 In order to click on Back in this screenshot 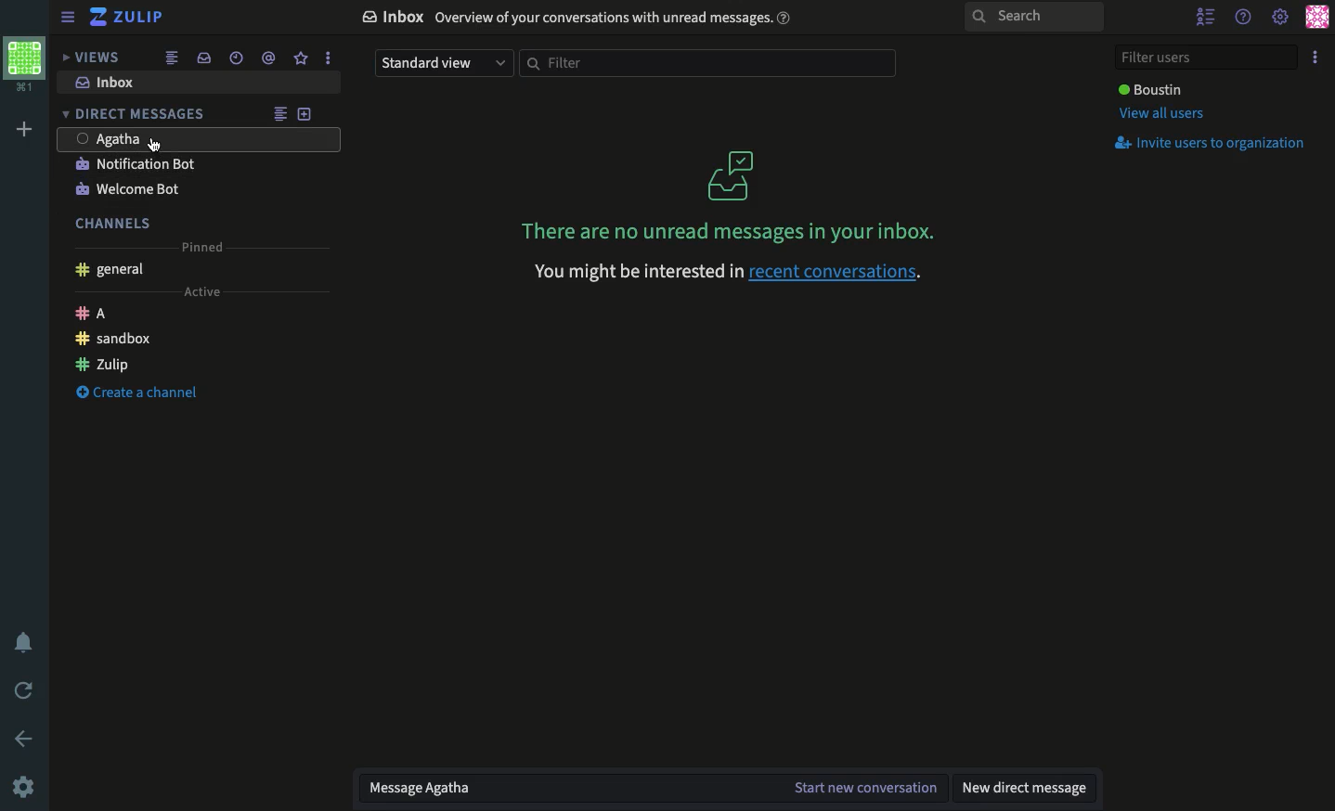, I will do `click(20, 738)`.